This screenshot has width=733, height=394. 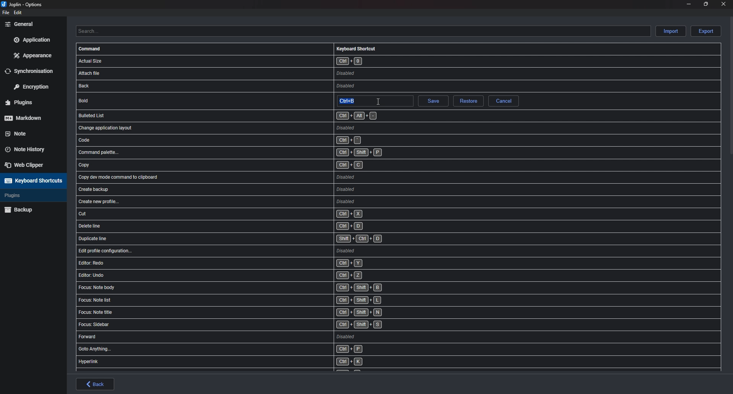 What do you see at coordinates (258, 61) in the screenshot?
I see `shortcut` at bounding box center [258, 61].